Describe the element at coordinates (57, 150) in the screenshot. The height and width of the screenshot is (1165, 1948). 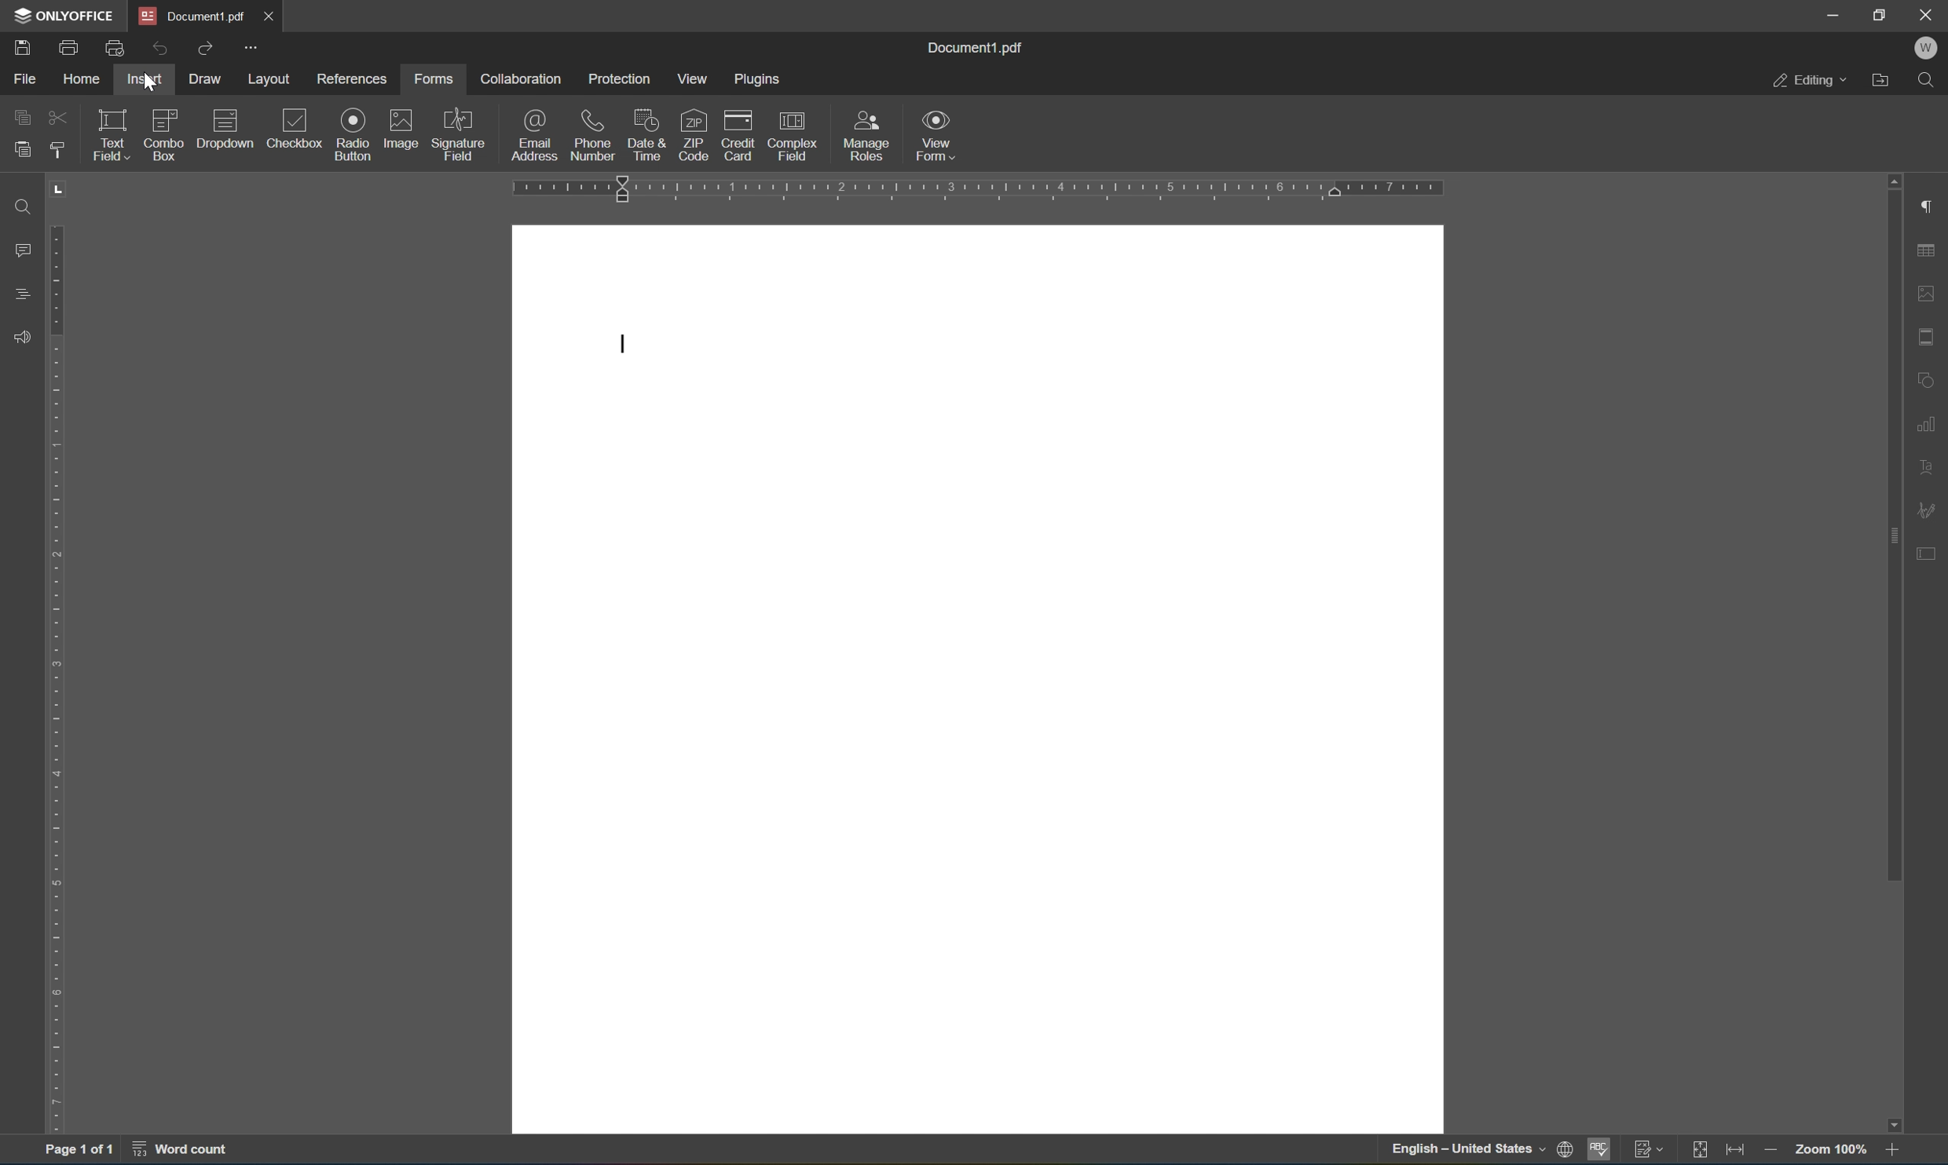
I see `copy style` at that location.